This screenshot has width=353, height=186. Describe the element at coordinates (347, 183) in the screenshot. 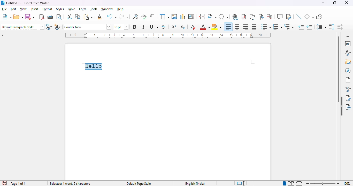

I see `zoom factor` at that location.